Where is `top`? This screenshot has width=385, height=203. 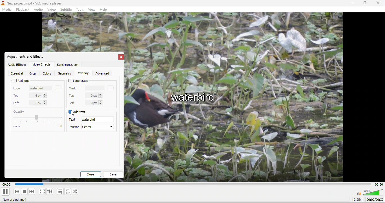 top is located at coordinates (18, 96).